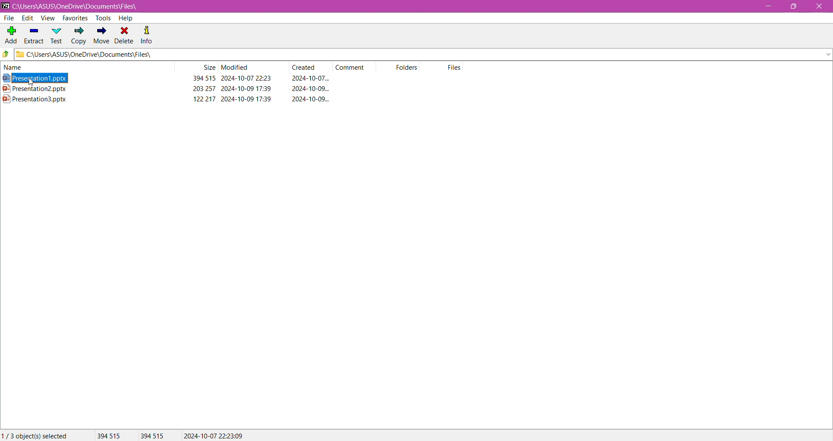  What do you see at coordinates (102, 18) in the screenshot?
I see `Tools` at bounding box center [102, 18].